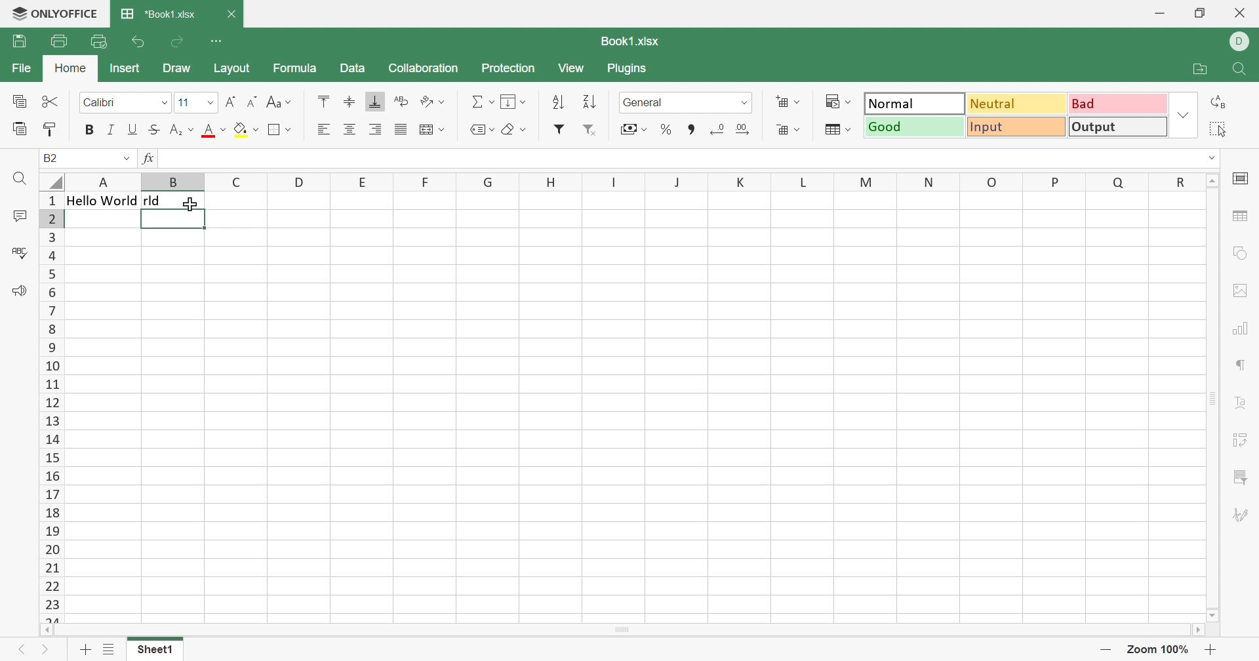  Describe the element at coordinates (22, 252) in the screenshot. I see `Spell checking` at that location.